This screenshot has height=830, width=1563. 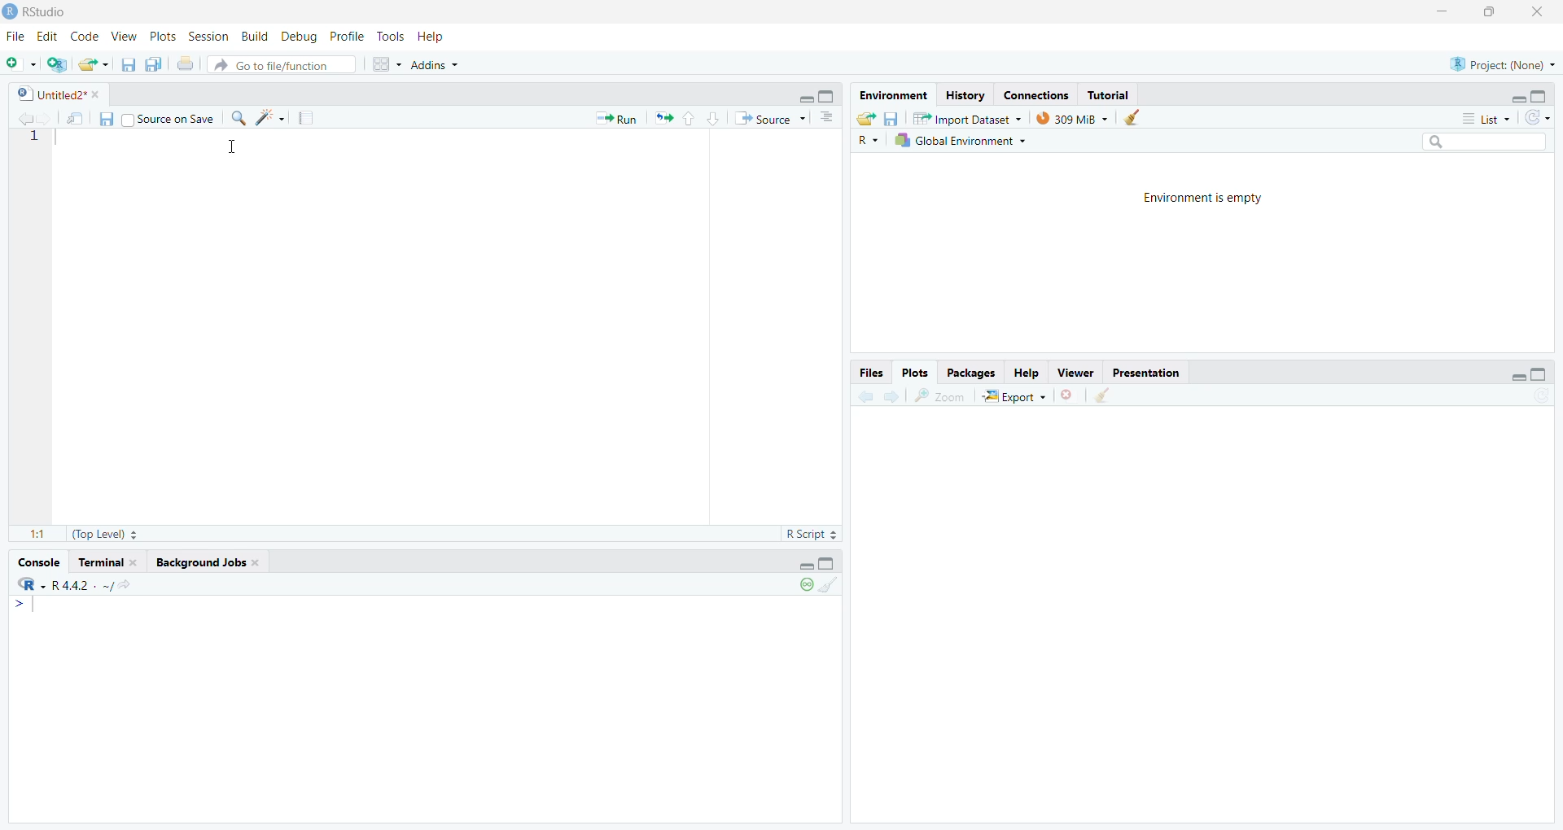 What do you see at coordinates (54, 64) in the screenshot?
I see `add script` at bounding box center [54, 64].